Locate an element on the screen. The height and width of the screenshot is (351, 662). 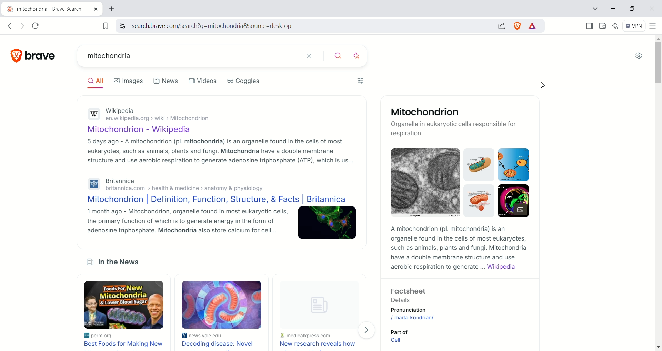
Cell is located at coordinates (407, 340).